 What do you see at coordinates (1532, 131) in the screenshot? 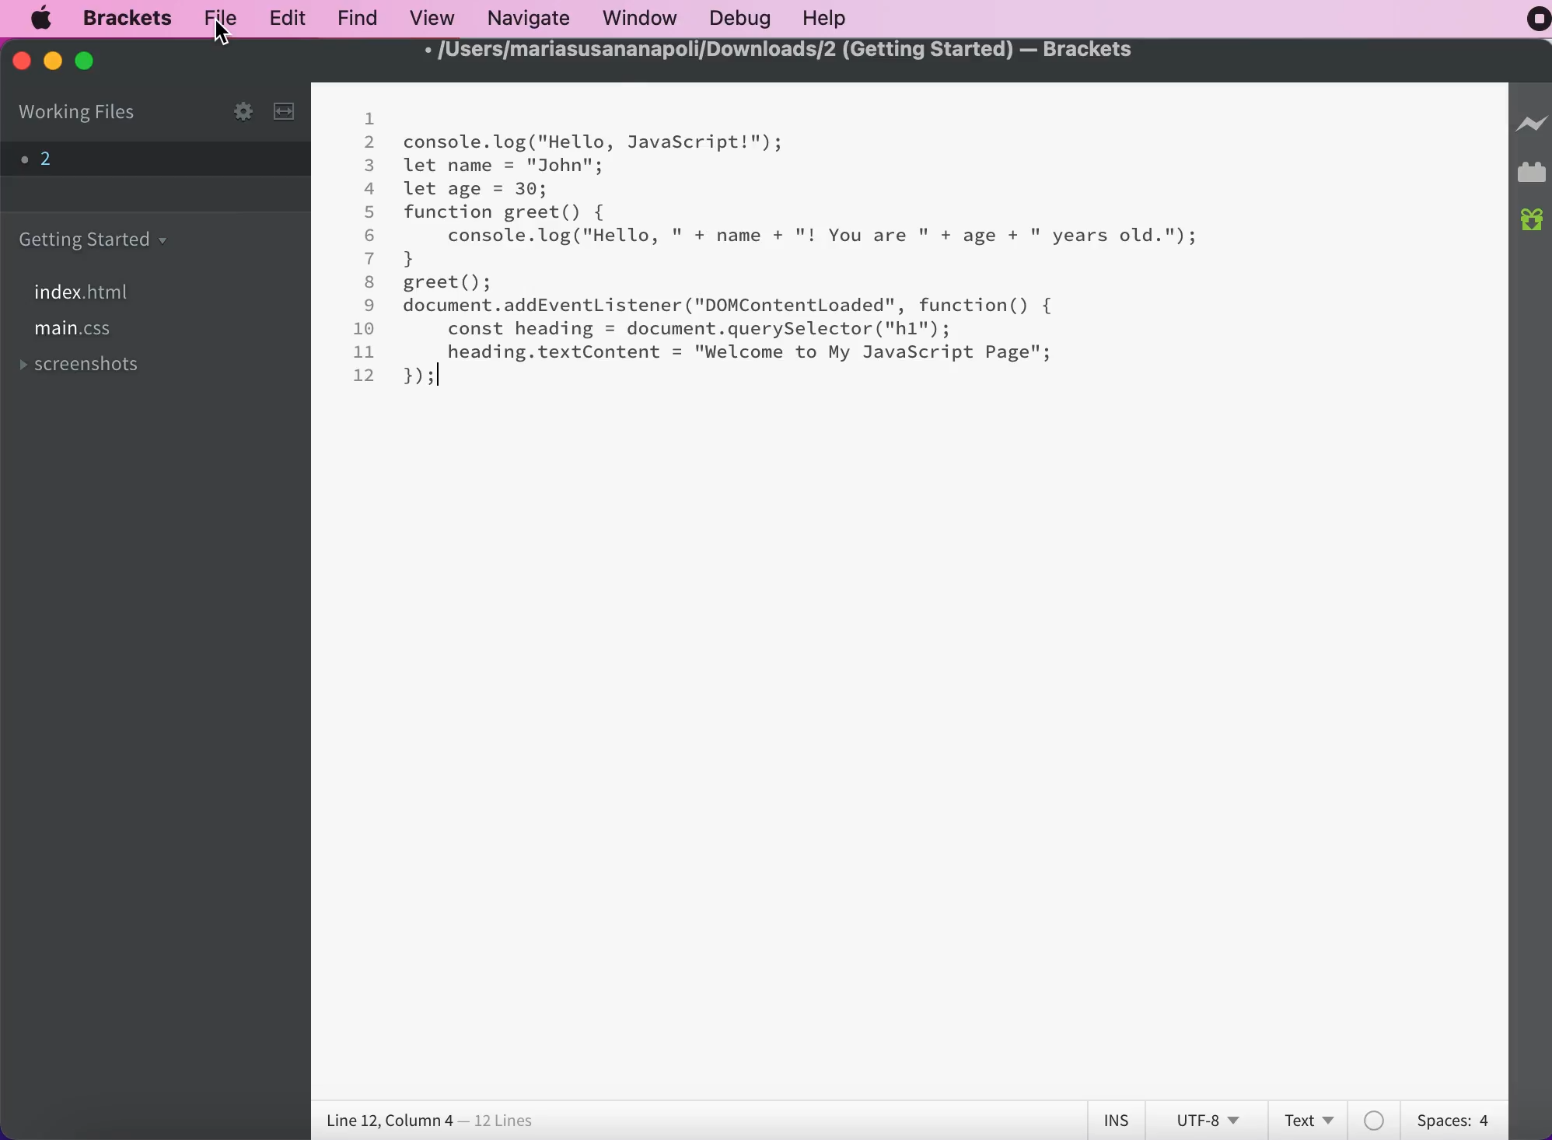
I see `live preview` at bounding box center [1532, 131].